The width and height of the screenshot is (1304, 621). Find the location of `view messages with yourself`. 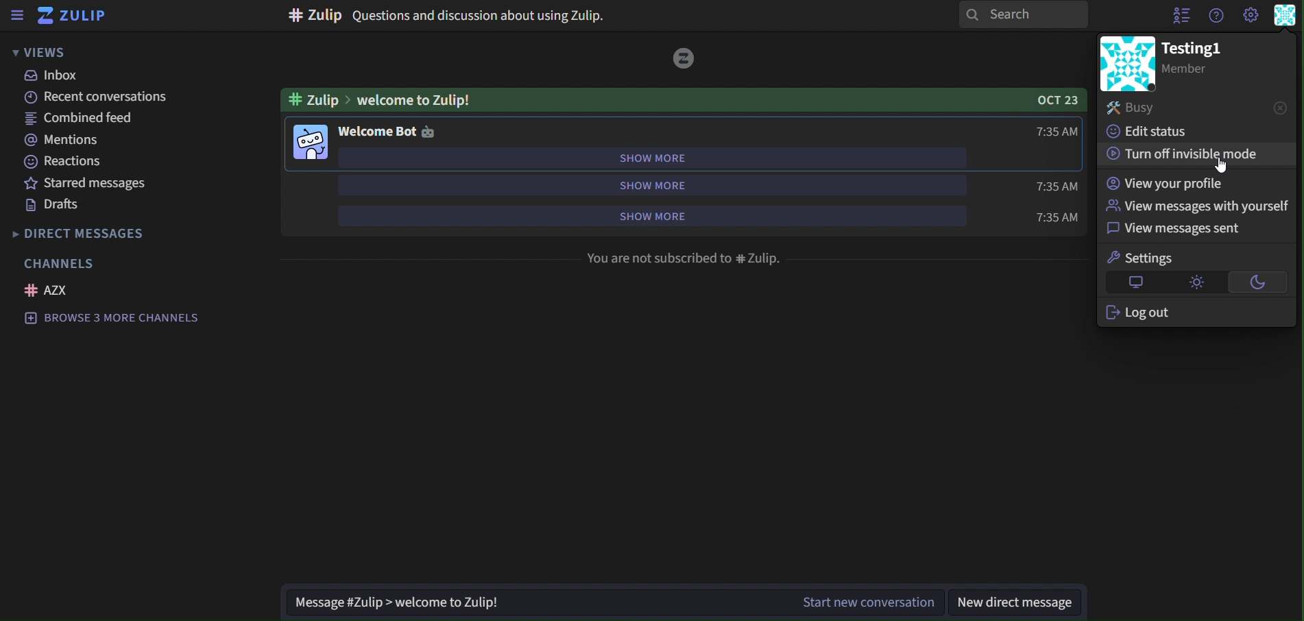

view messages with yourself is located at coordinates (1196, 206).